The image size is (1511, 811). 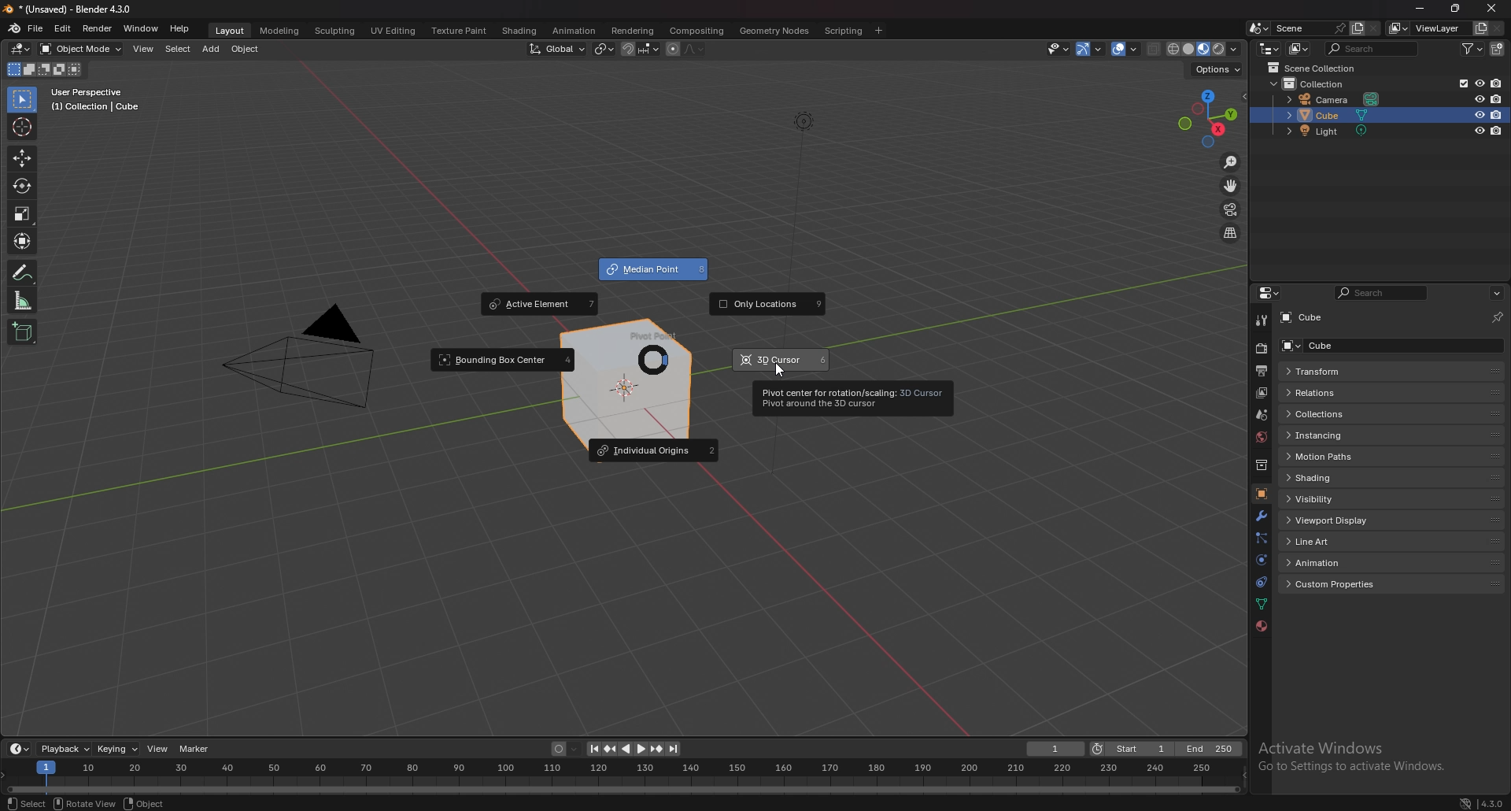 I want to click on render, so click(x=97, y=28).